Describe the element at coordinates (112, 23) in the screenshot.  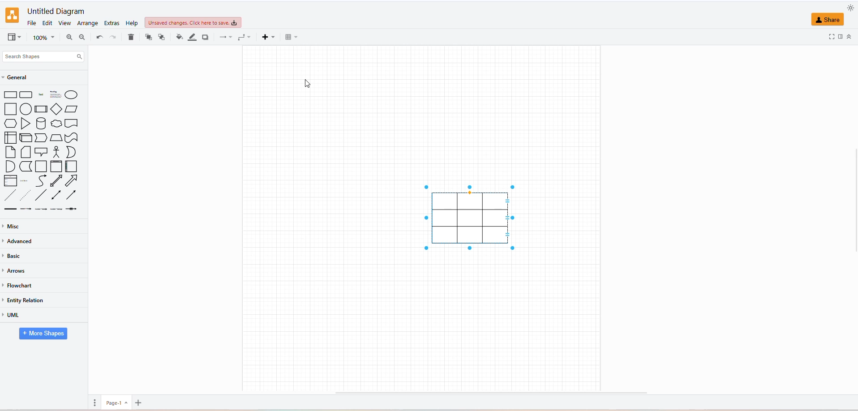
I see `extras` at that location.